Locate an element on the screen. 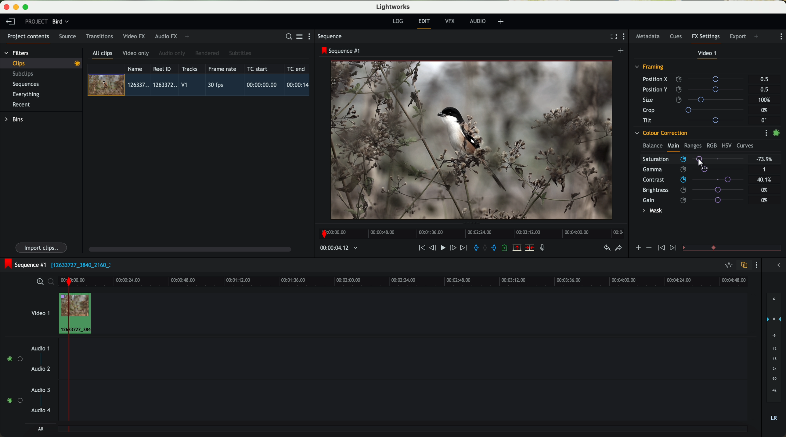 The image size is (786, 437). video 1 is located at coordinates (708, 55).